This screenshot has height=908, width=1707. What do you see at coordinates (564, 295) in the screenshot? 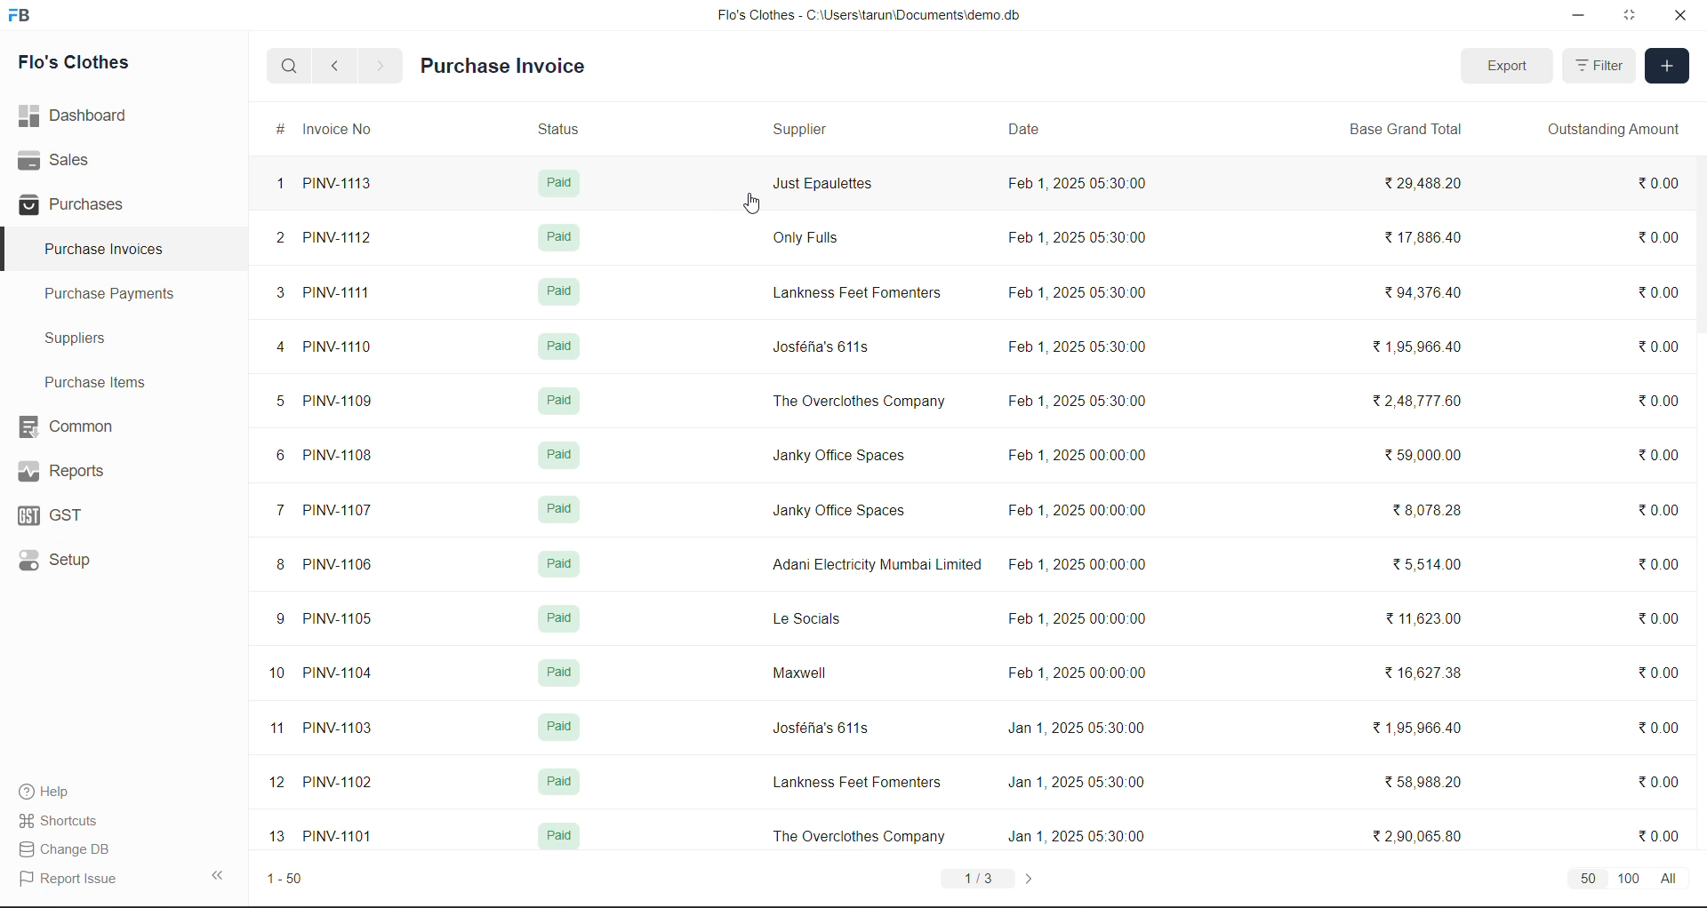
I see `Paid` at bounding box center [564, 295].